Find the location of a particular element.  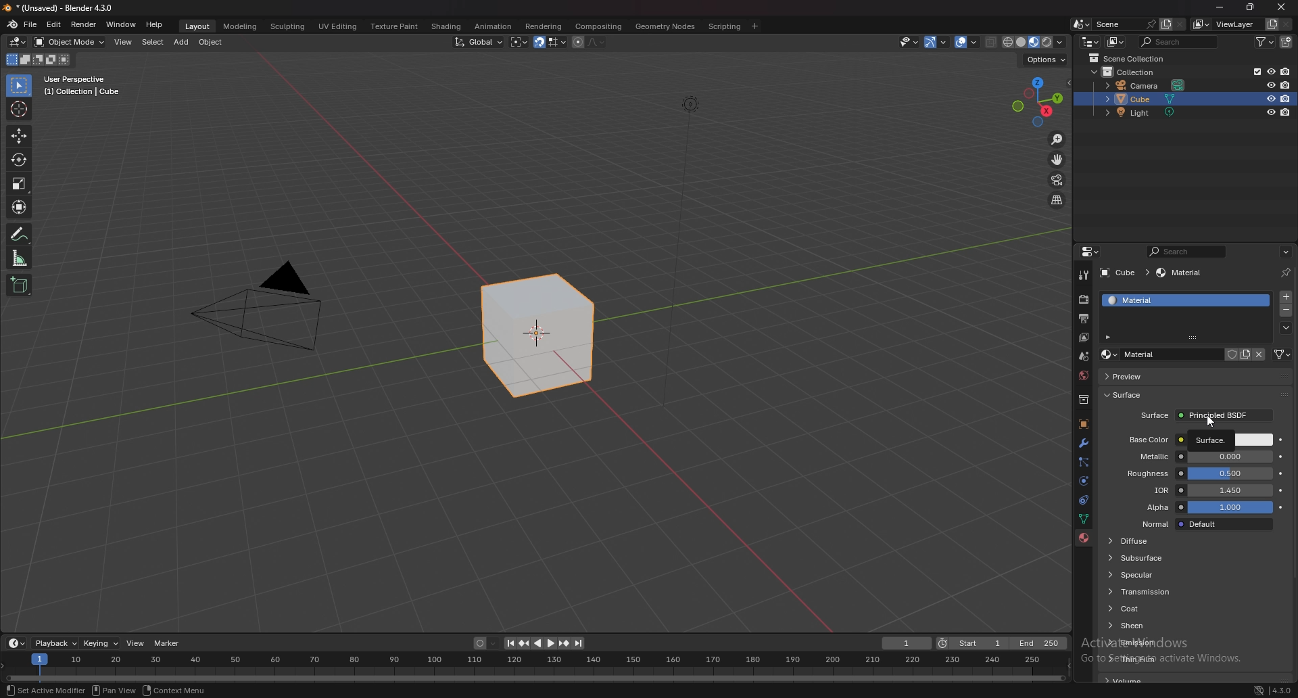

ior is located at coordinates (1203, 490).